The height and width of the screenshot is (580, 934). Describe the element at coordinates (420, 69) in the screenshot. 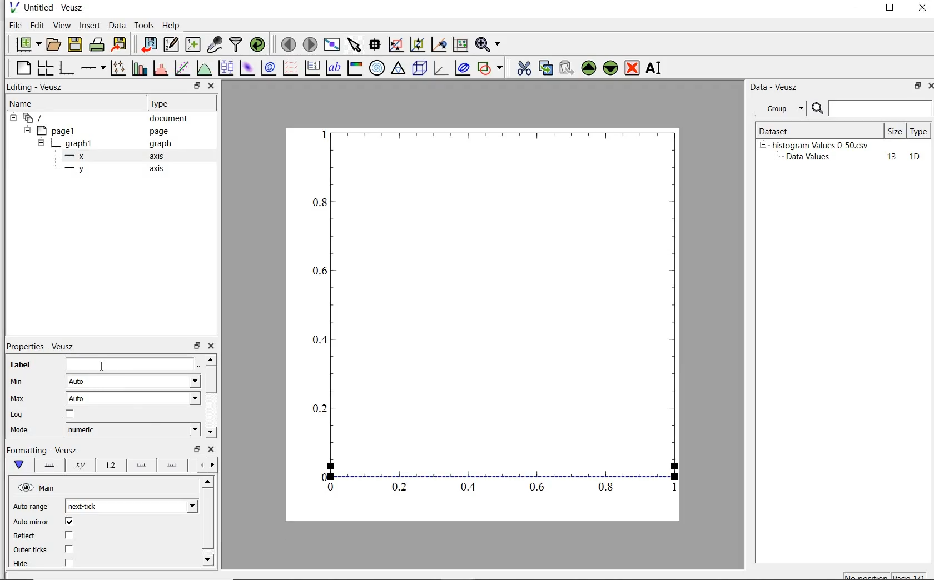

I see `3d scene` at that location.